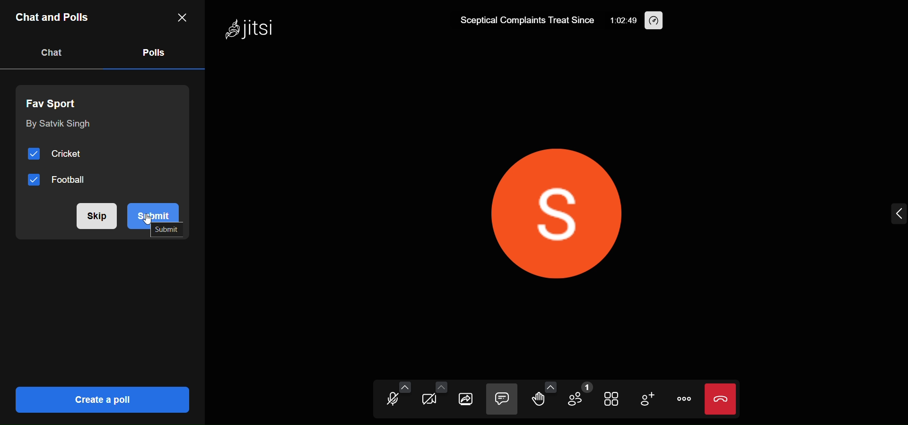 The image size is (908, 425). I want to click on more audio option, so click(405, 387).